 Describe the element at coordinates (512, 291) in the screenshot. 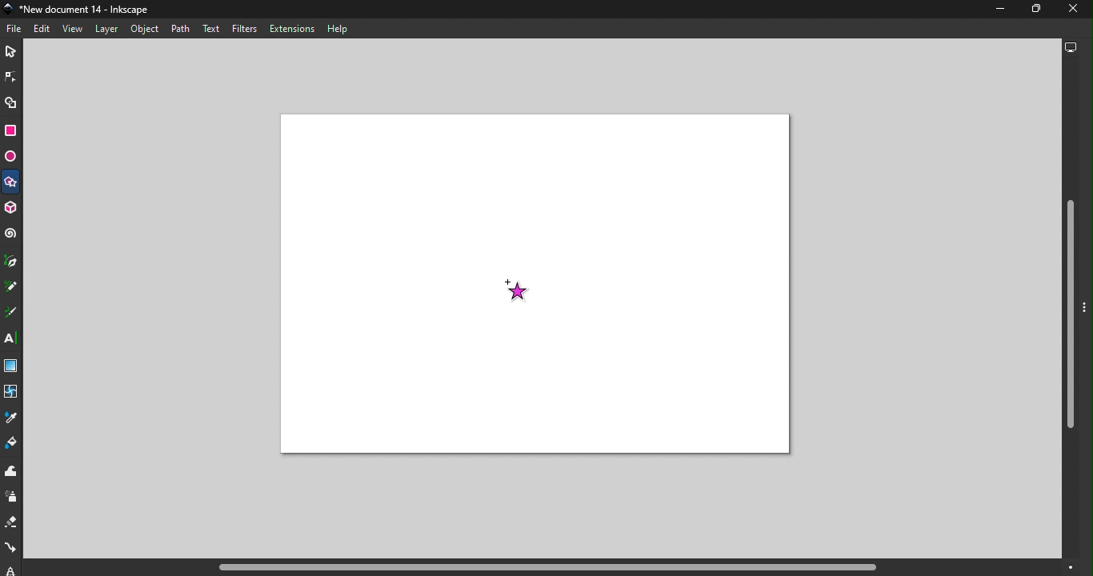

I see `Cursor` at that location.